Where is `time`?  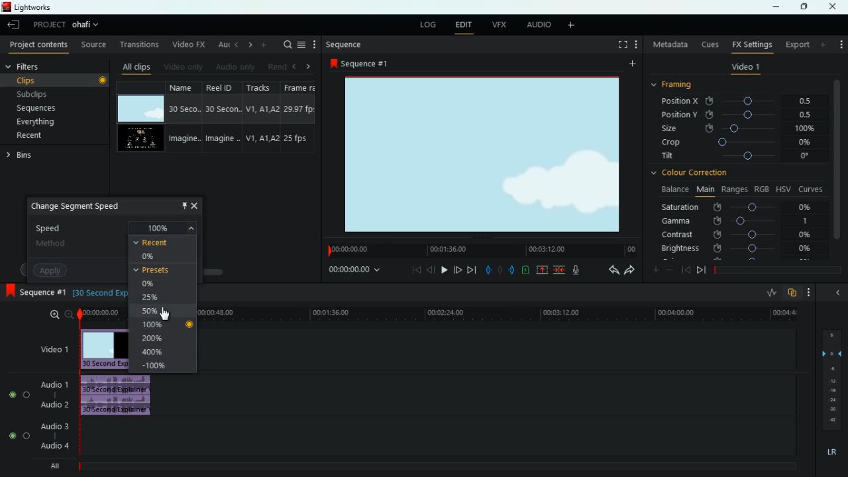
time is located at coordinates (502, 314).